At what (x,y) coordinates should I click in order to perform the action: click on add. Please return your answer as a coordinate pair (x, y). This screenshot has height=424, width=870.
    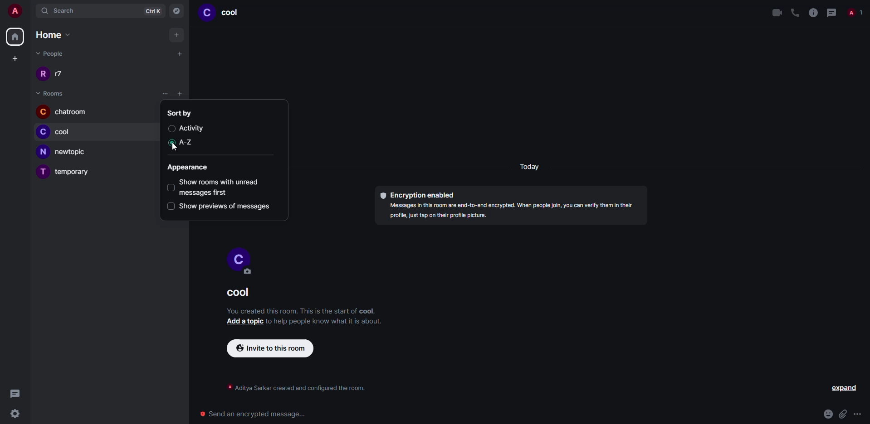
    Looking at the image, I should click on (176, 34).